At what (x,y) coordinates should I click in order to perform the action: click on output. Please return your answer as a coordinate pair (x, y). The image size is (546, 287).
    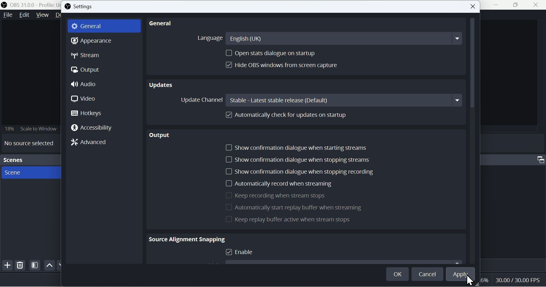
    Looking at the image, I should click on (158, 135).